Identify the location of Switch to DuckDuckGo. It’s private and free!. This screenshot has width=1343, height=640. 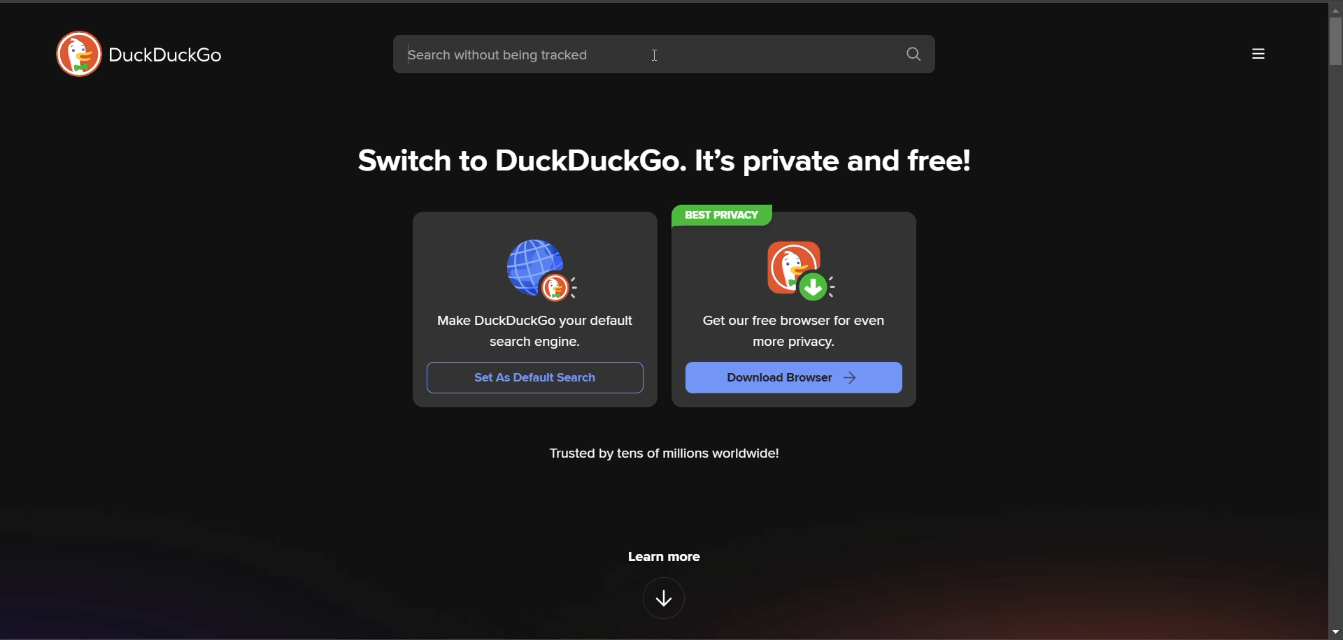
(662, 157).